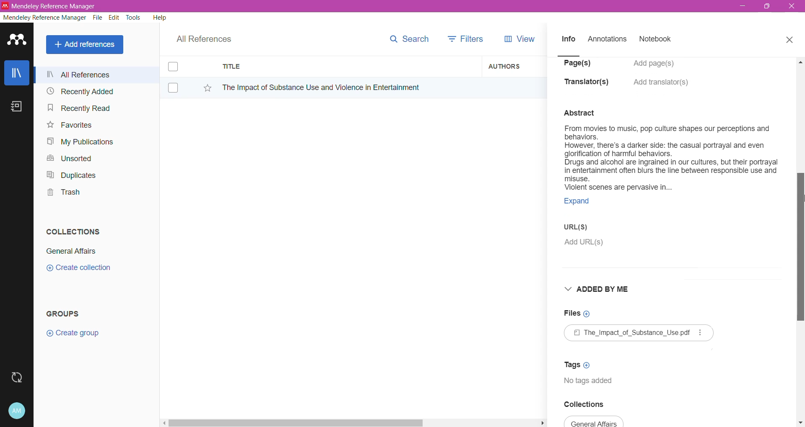 This screenshot has width=805, height=427. What do you see at coordinates (464, 39) in the screenshot?
I see `Filters` at bounding box center [464, 39].